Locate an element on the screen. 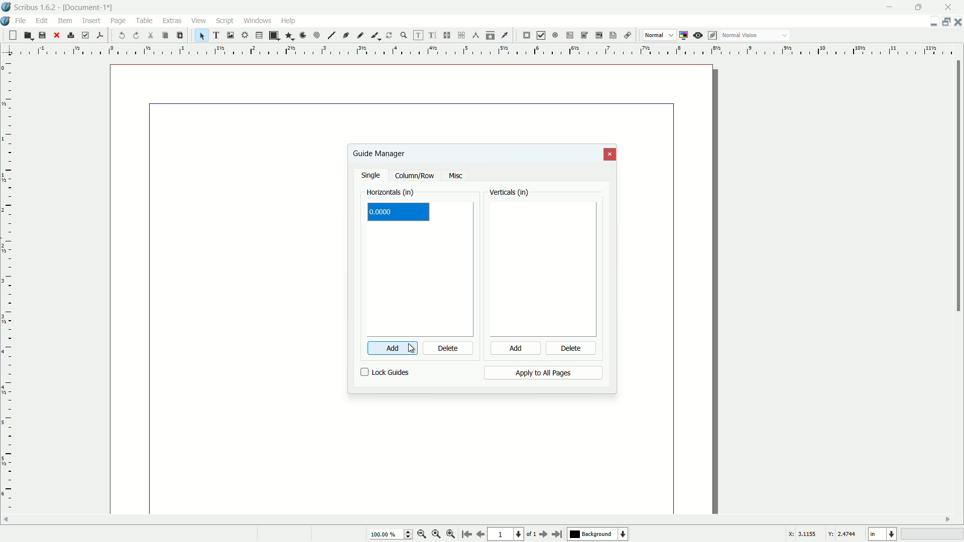 The width and height of the screenshot is (964, 542). render frame is located at coordinates (244, 35).